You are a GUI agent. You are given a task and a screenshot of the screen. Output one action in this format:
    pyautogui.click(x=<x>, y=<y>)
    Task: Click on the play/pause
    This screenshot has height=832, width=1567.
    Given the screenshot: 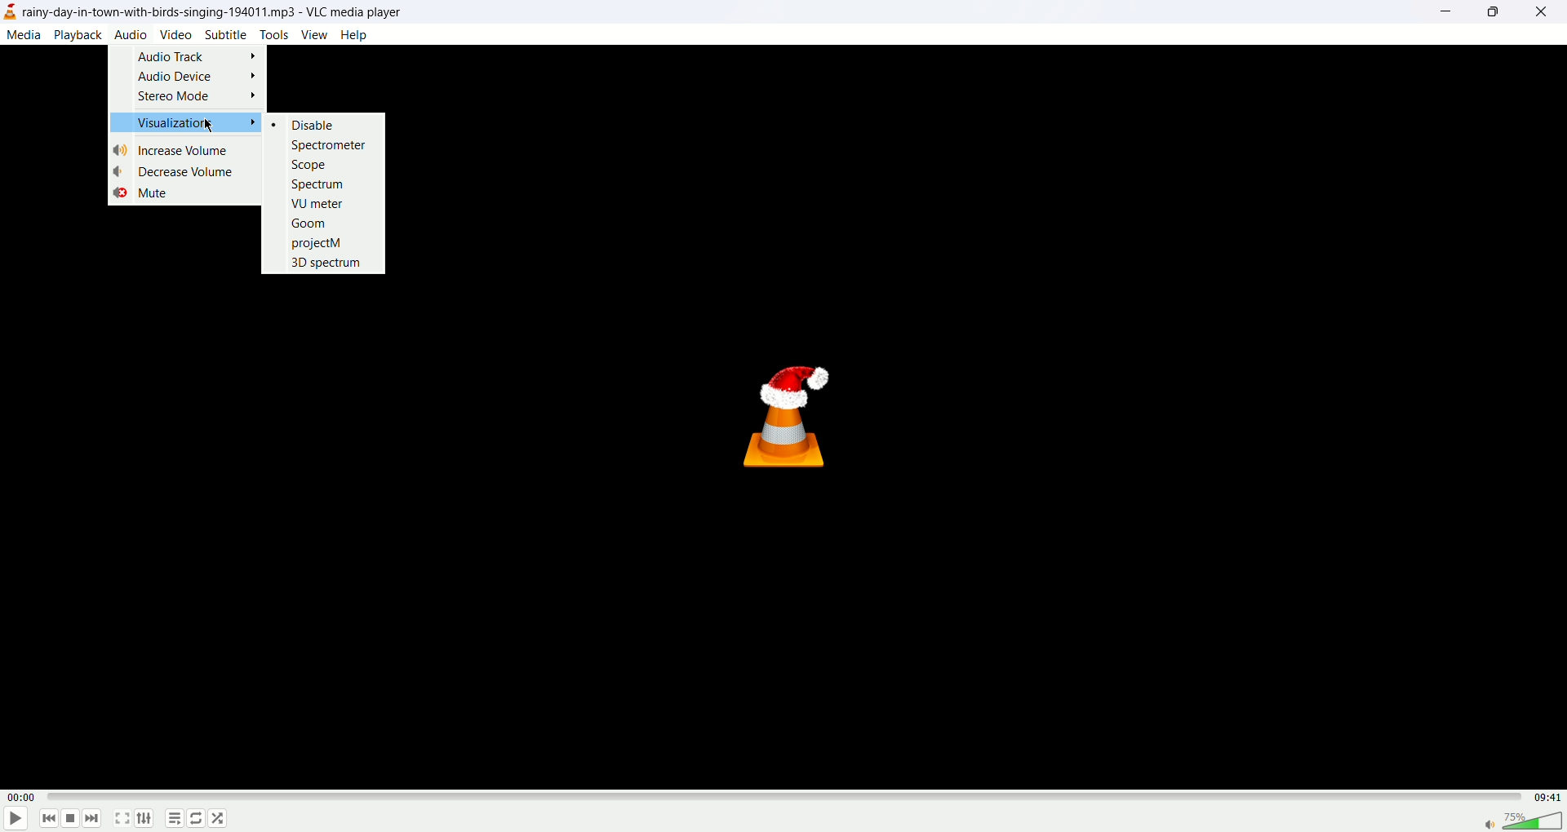 What is the action you would take?
    pyautogui.click(x=16, y=820)
    